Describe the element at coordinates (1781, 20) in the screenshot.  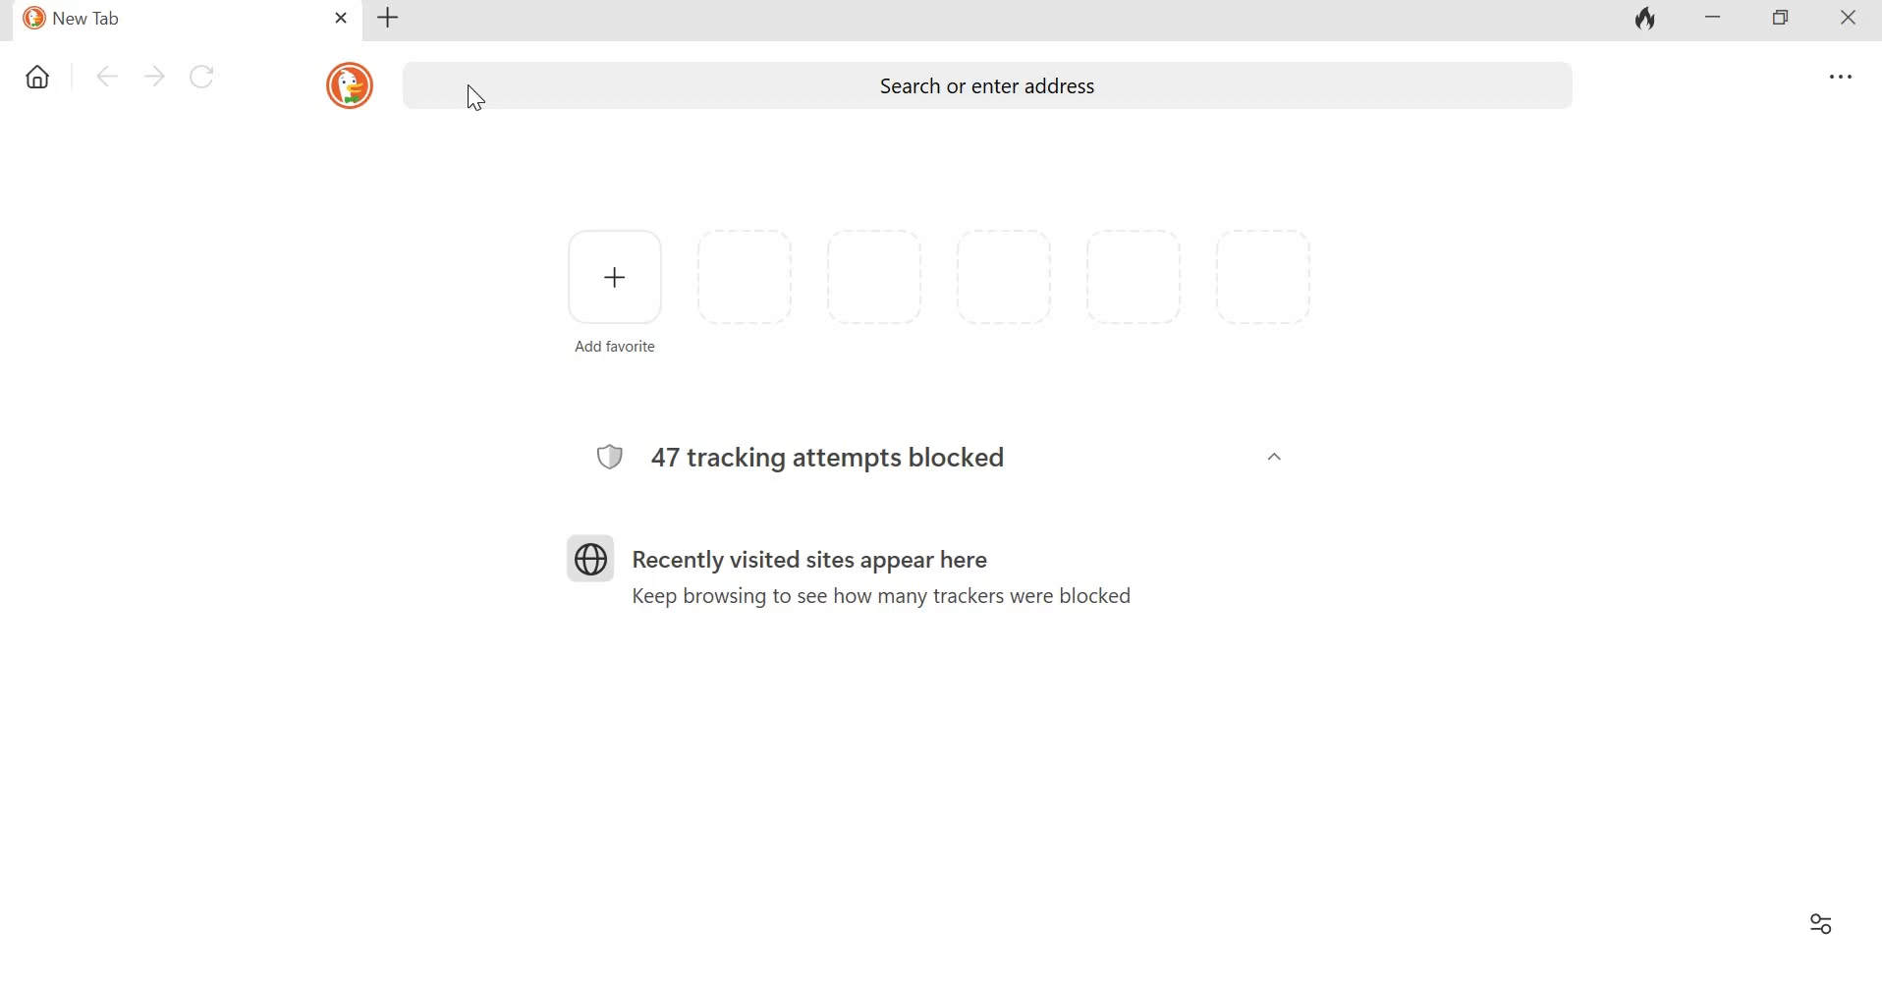
I see `Maximize` at that location.